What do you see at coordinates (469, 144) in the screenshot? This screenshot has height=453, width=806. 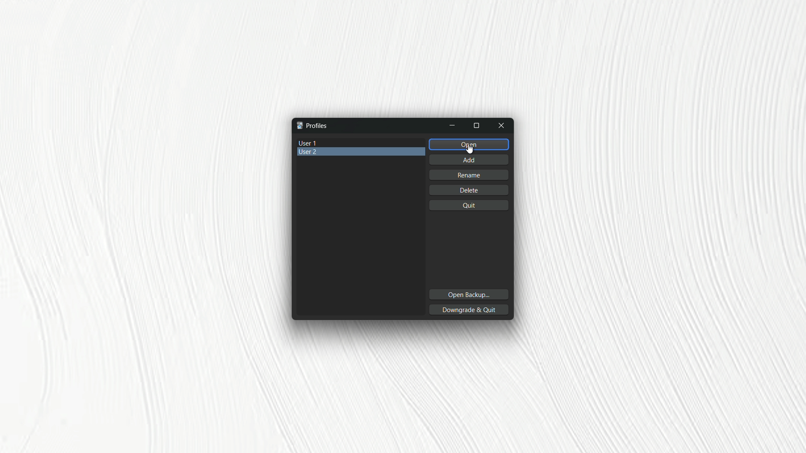 I see `open` at bounding box center [469, 144].